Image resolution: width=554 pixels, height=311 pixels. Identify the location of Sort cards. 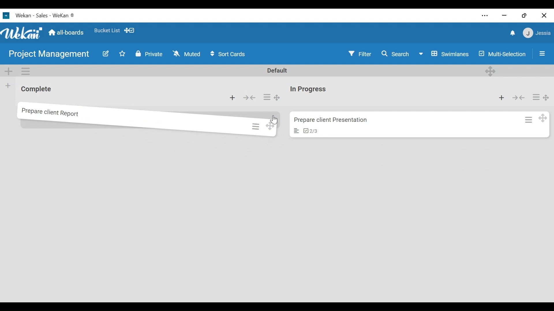
(229, 54).